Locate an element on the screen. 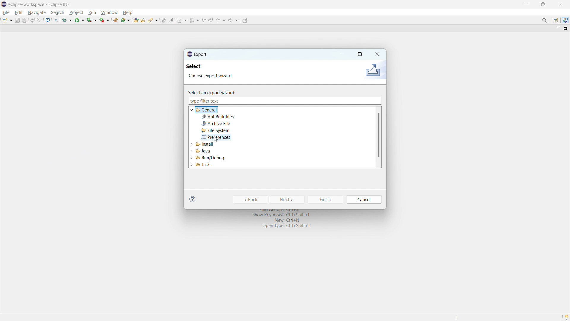  maximize is located at coordinates (543, 4).